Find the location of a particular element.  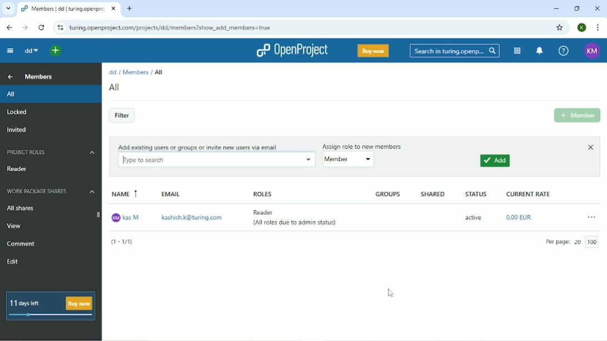

Search  is located at coordinates (452, 51).